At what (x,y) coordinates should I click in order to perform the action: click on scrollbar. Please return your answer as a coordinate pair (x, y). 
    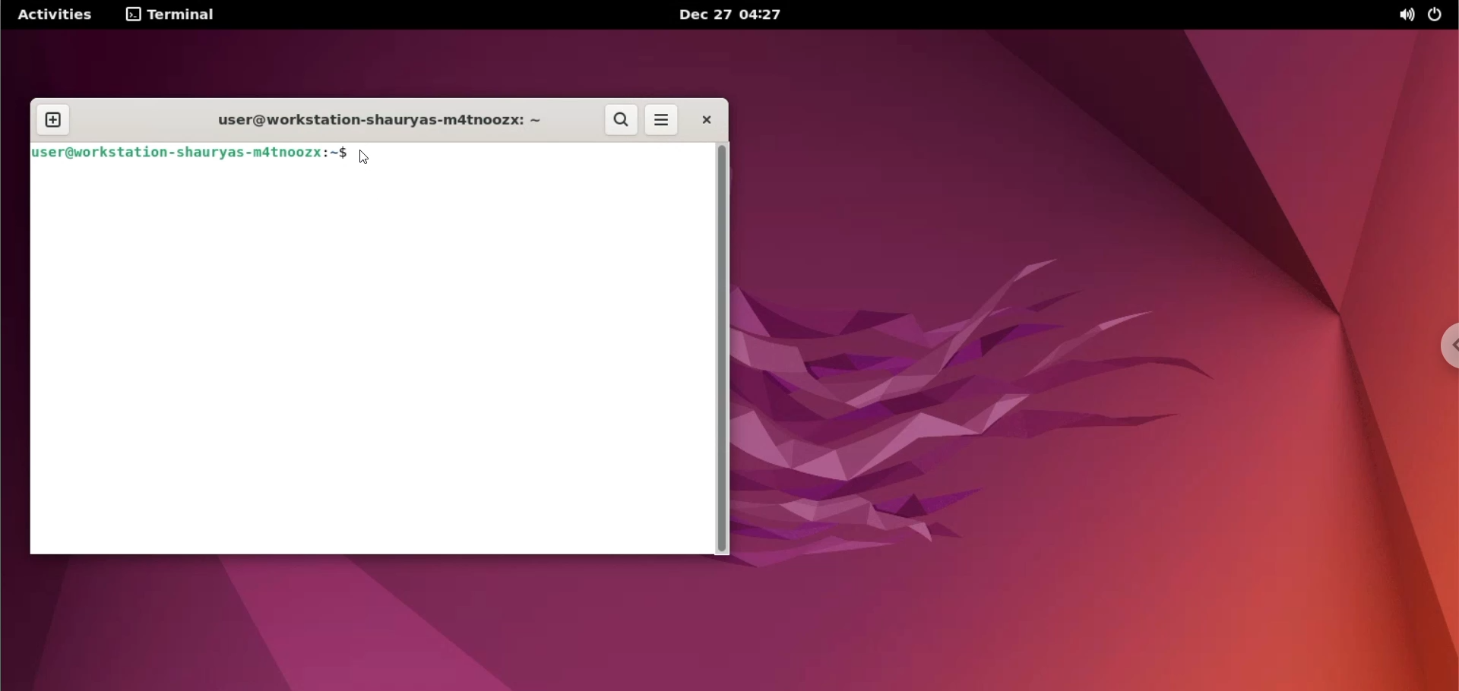
    Looking at the image, I should click on (722, 348).